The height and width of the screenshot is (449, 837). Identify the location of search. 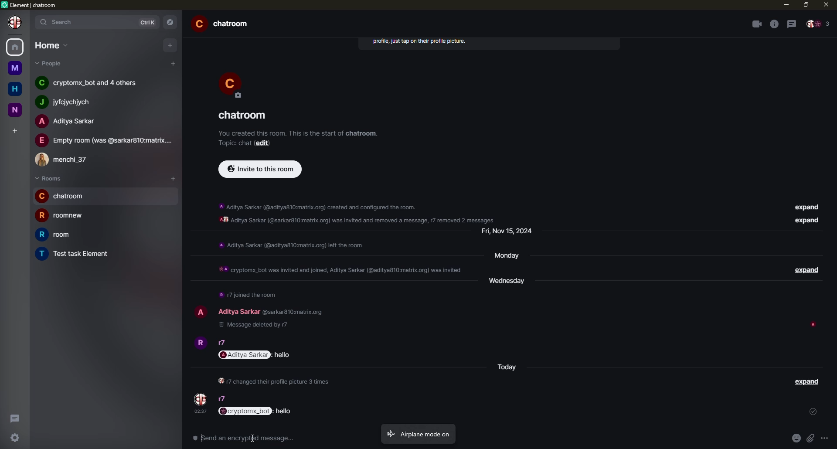
(63, 22).